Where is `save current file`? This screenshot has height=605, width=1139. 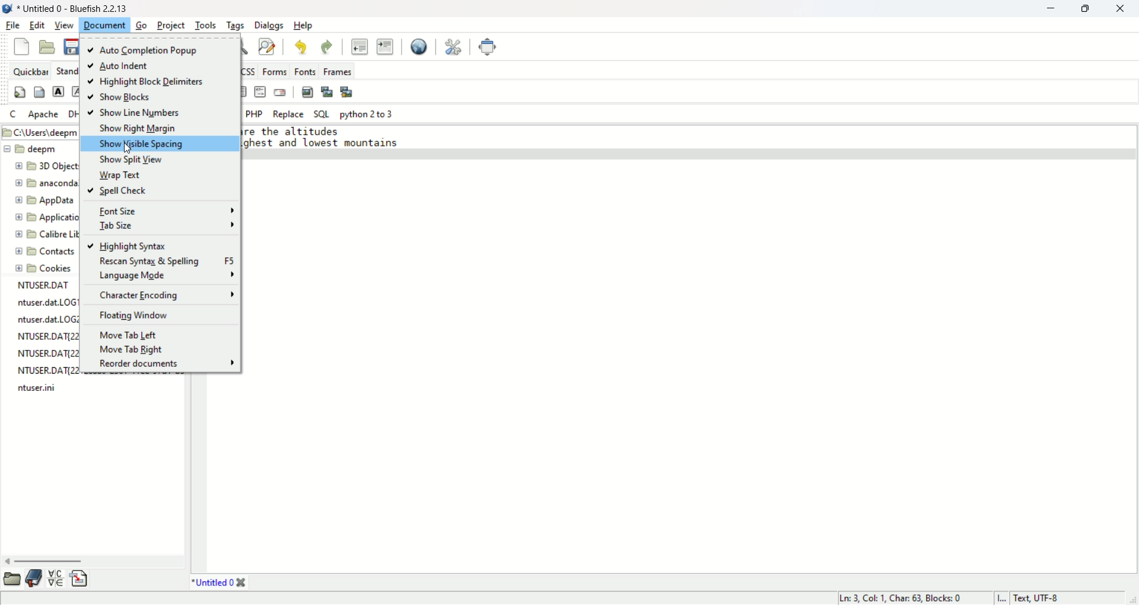 save current file is located at coordinates (71, 46).